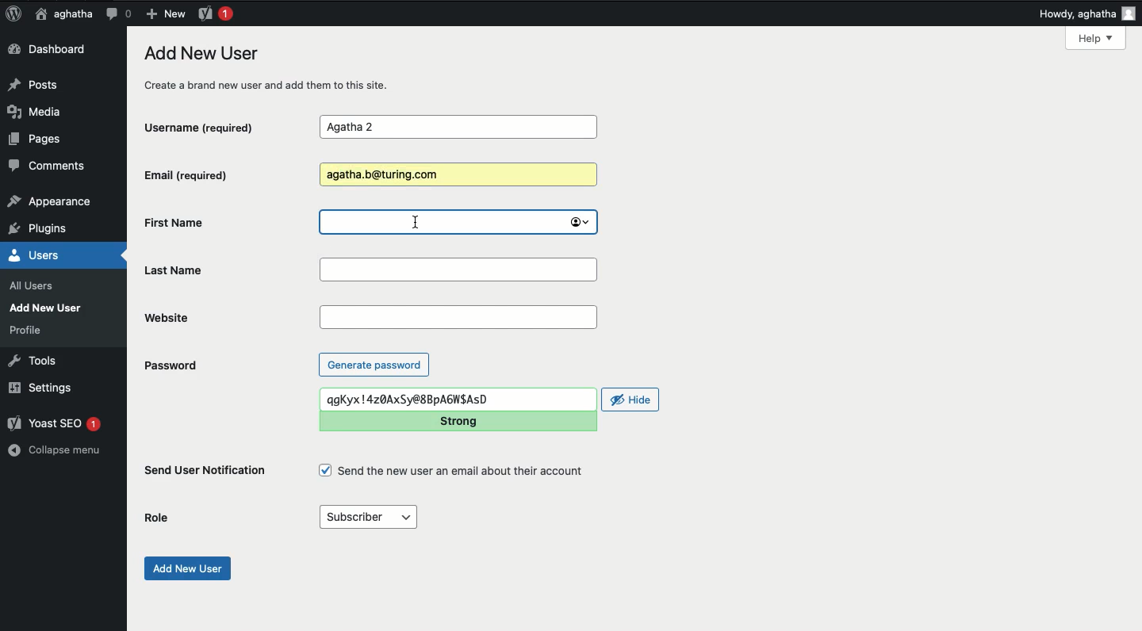  Describe the element at coordinates (170, 365) in the screenshot. I see `Password` at that location.